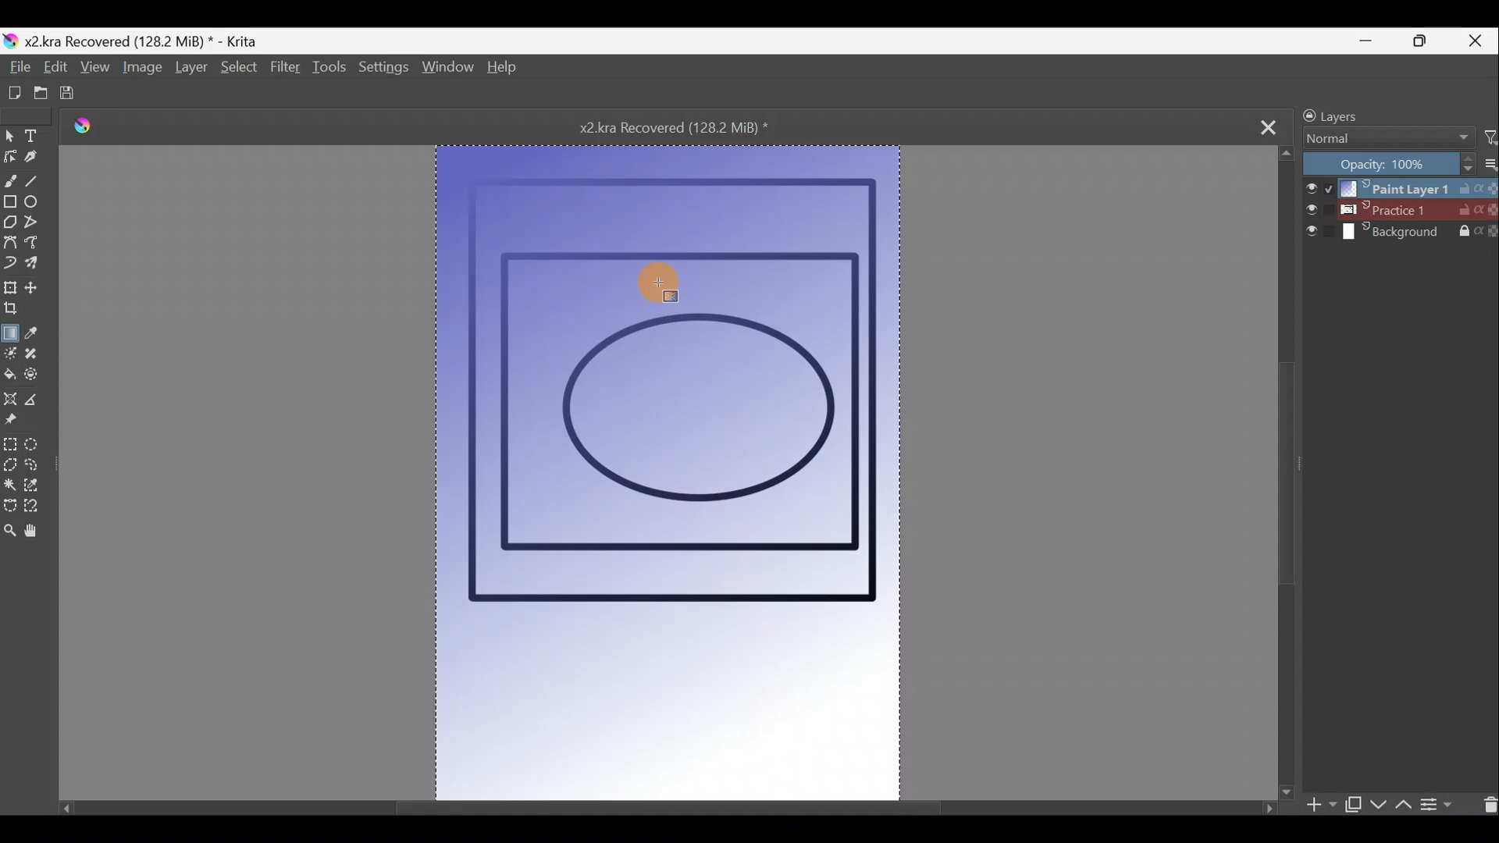 This screenshot has height=843, width=1499. What do you see at coordinates (1373, 41) in the screenshot?
I see `Minimise` at bounding box center [1373, 41].